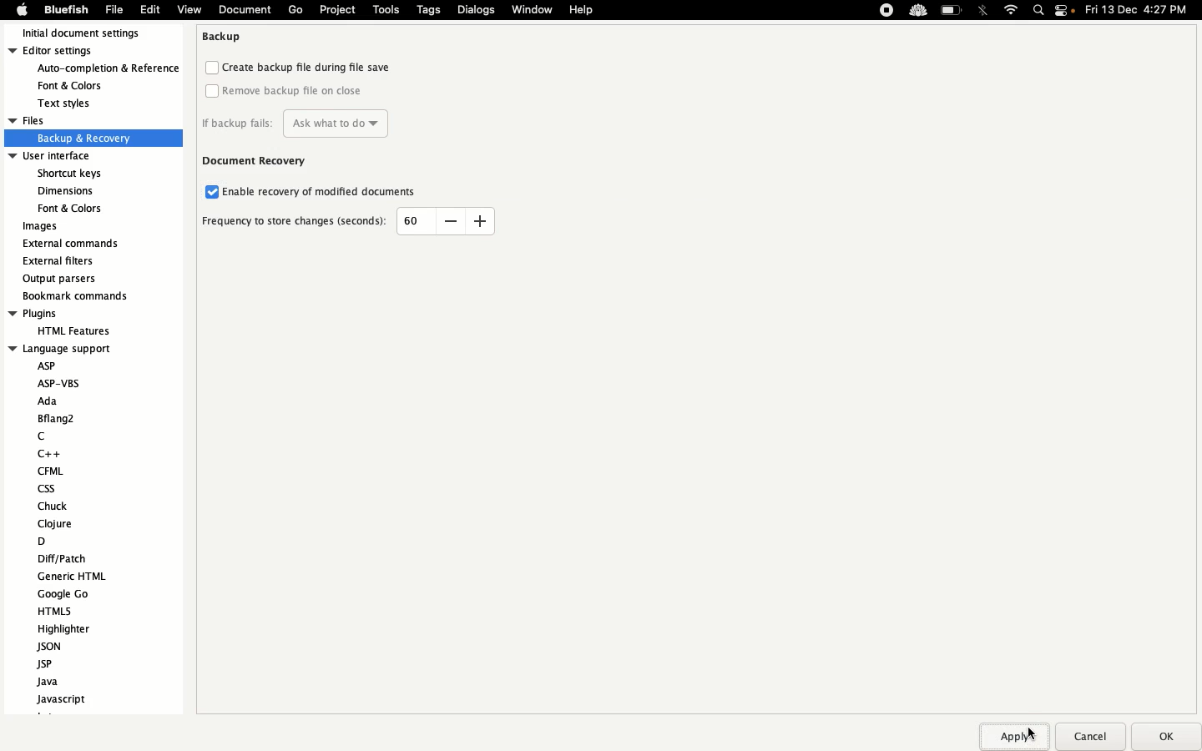 The image size is (1202, 751). What do you see at coordinates (295, 123) in the screenshot?
I see `If backup fails` at bounding box center [295, 123].